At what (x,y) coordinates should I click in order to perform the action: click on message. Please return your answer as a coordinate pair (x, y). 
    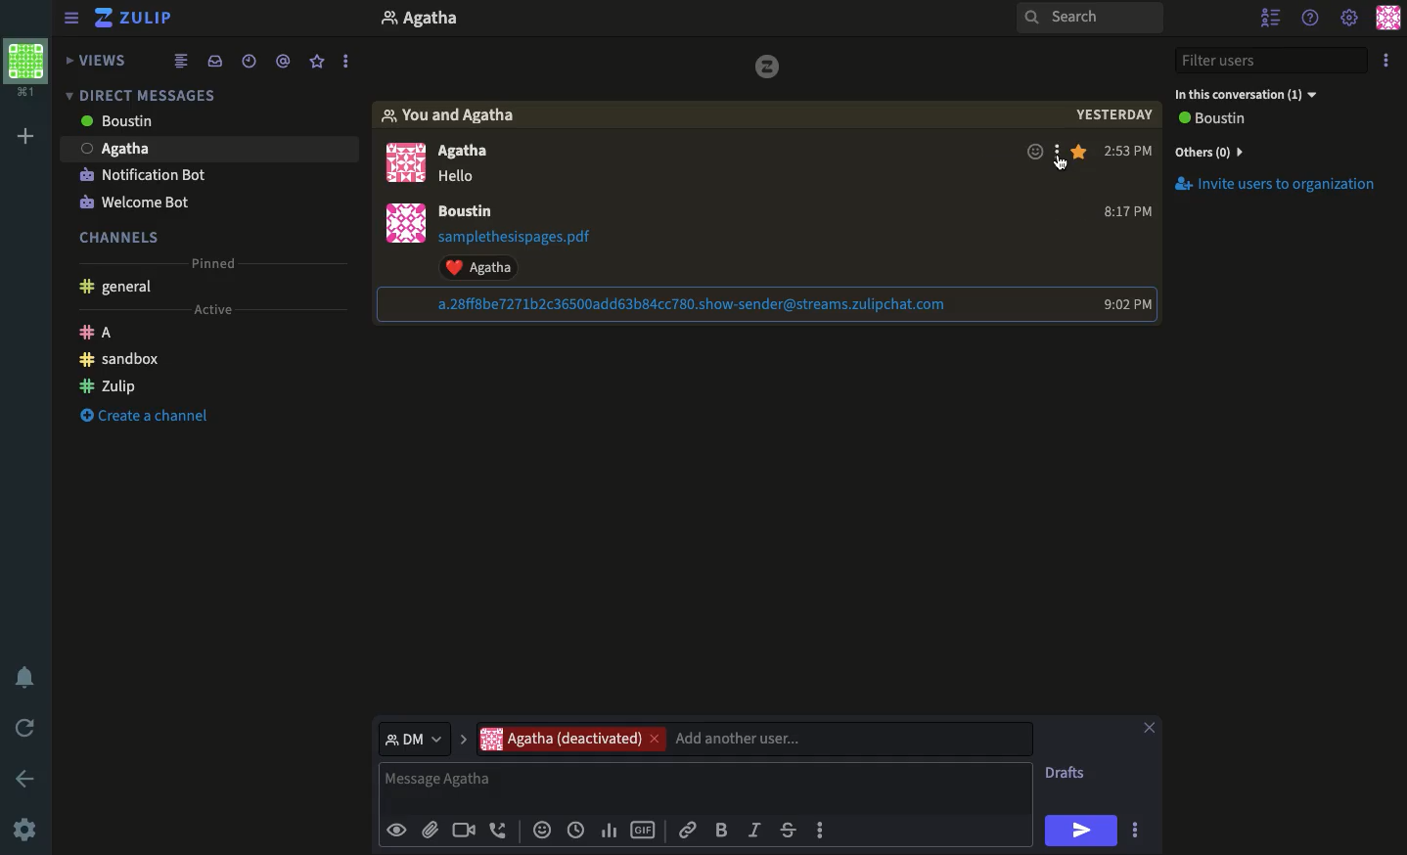
    Looking at the image, I should click on (461, 179).